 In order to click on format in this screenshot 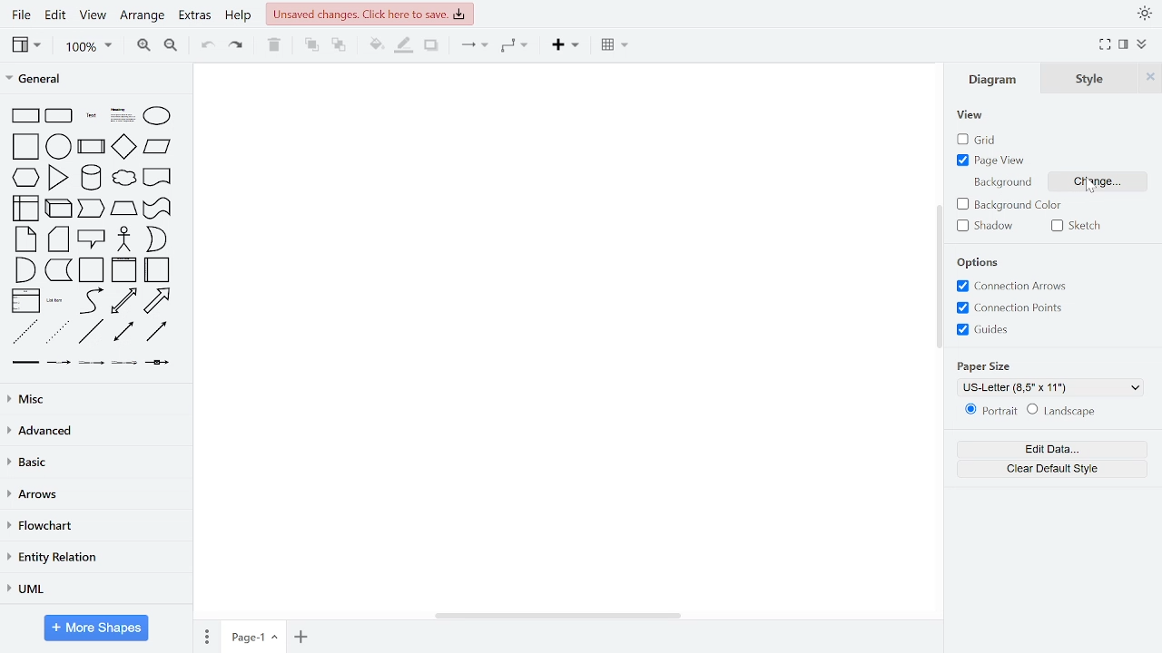, I will do `click(1123, 45)`.